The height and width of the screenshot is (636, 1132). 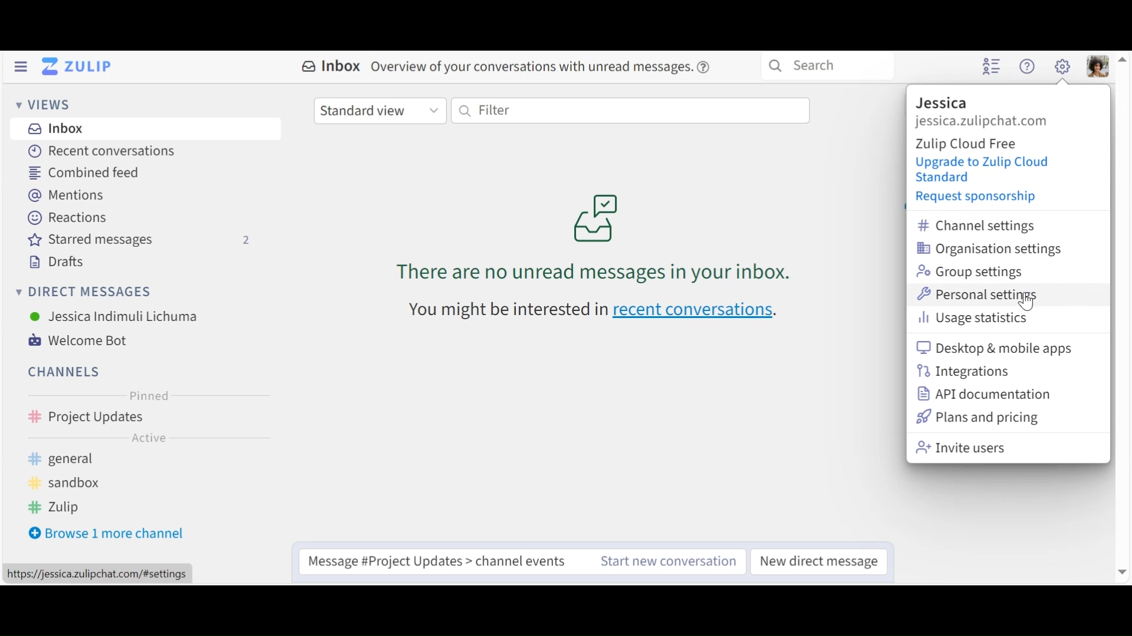 I want to click on recent conversations, so click(x=596, y=310).